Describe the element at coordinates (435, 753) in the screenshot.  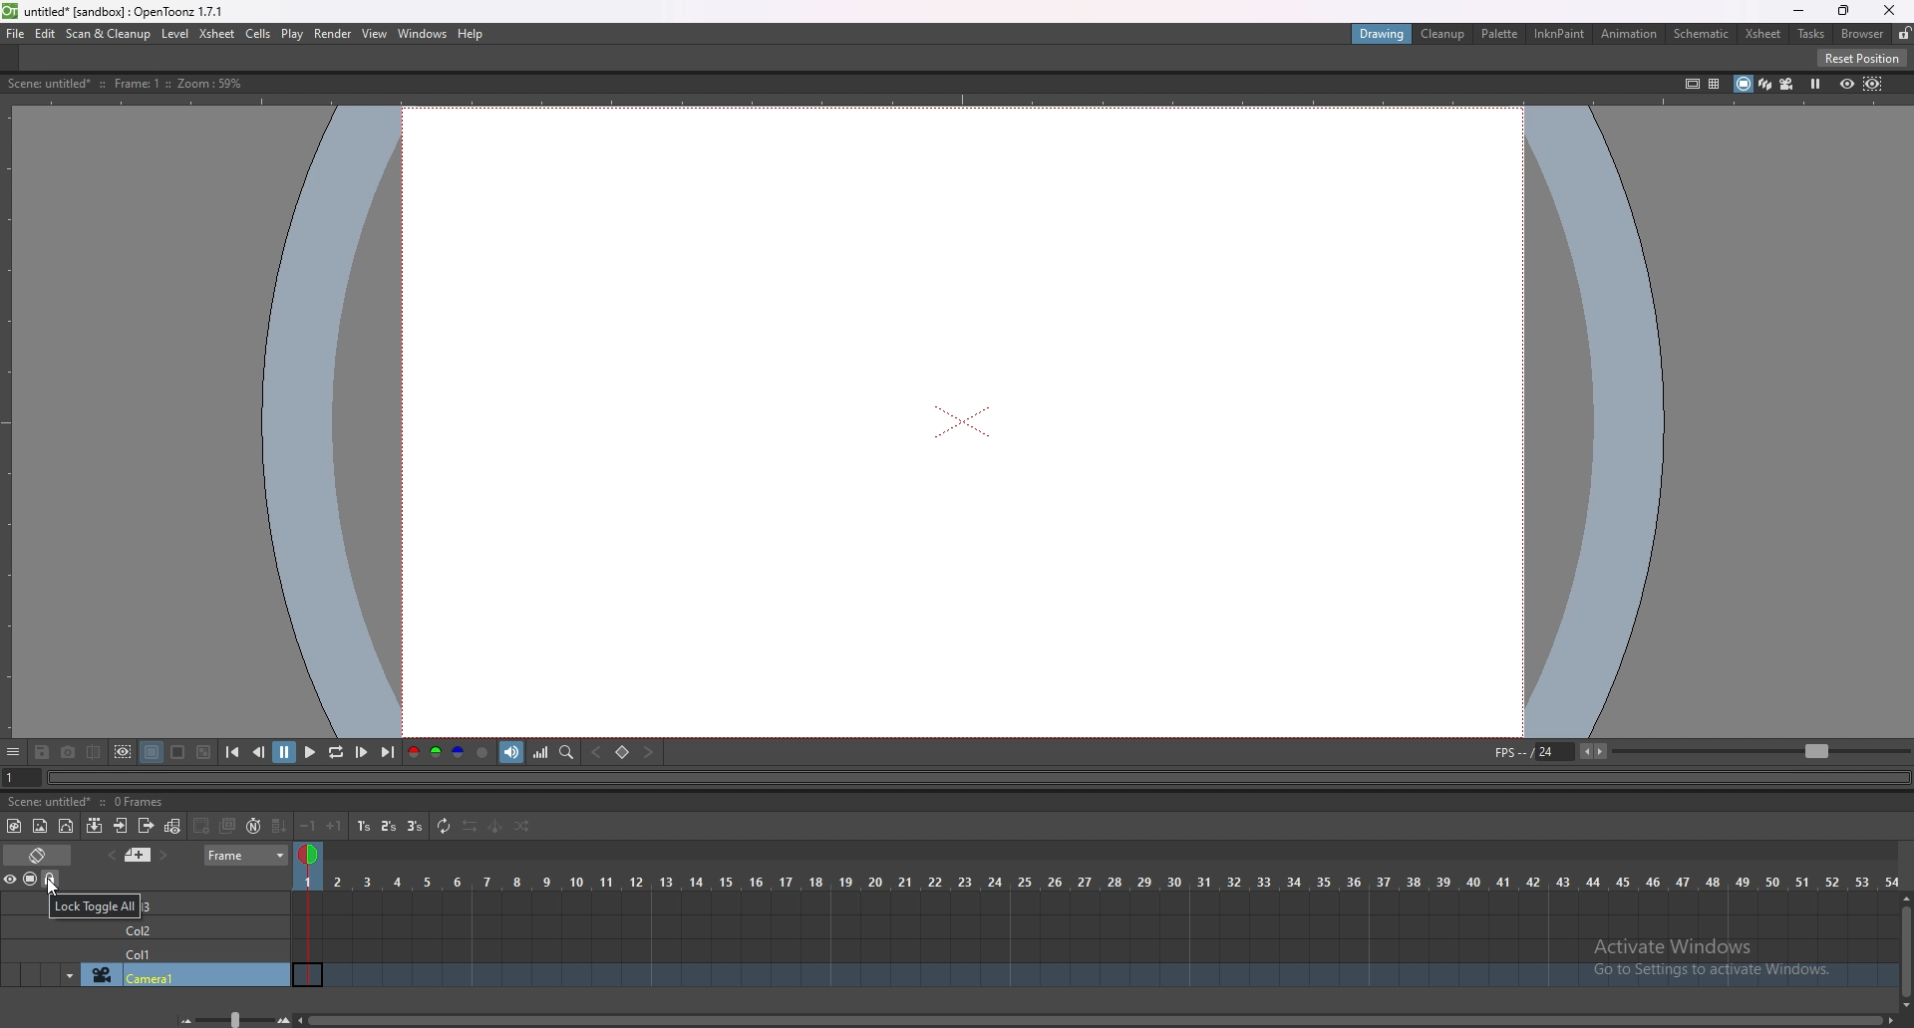
I see `green` at that location.